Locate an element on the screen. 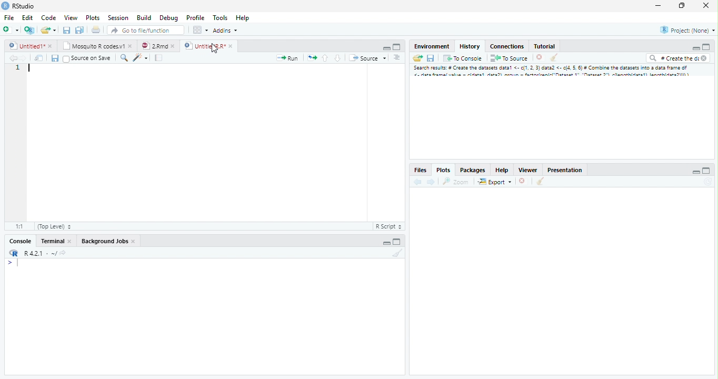 The height and width of the screenshot is (379, 718). Clear console is located at coordinates (555, 58).